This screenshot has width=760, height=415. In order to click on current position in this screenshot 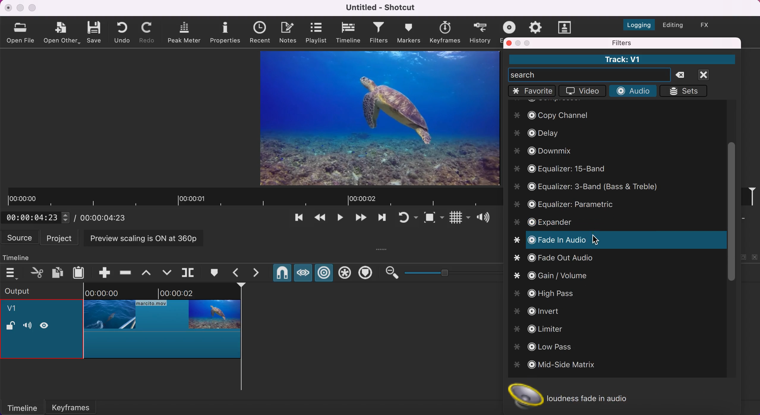, I will do `click(38, 217)`.